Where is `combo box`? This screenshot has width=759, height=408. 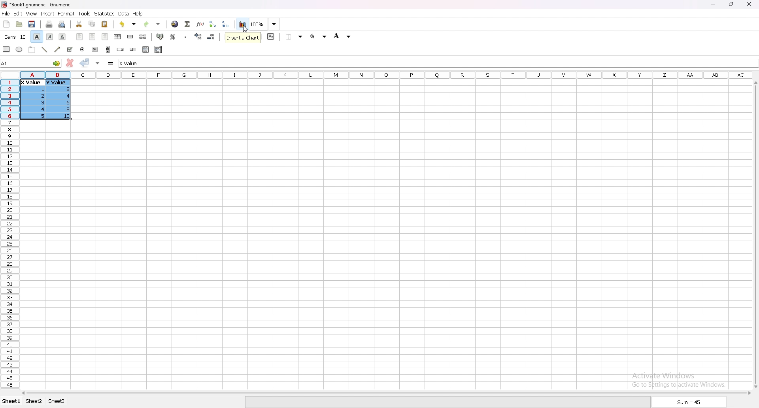
combo box is located at coordinates (158, 49).